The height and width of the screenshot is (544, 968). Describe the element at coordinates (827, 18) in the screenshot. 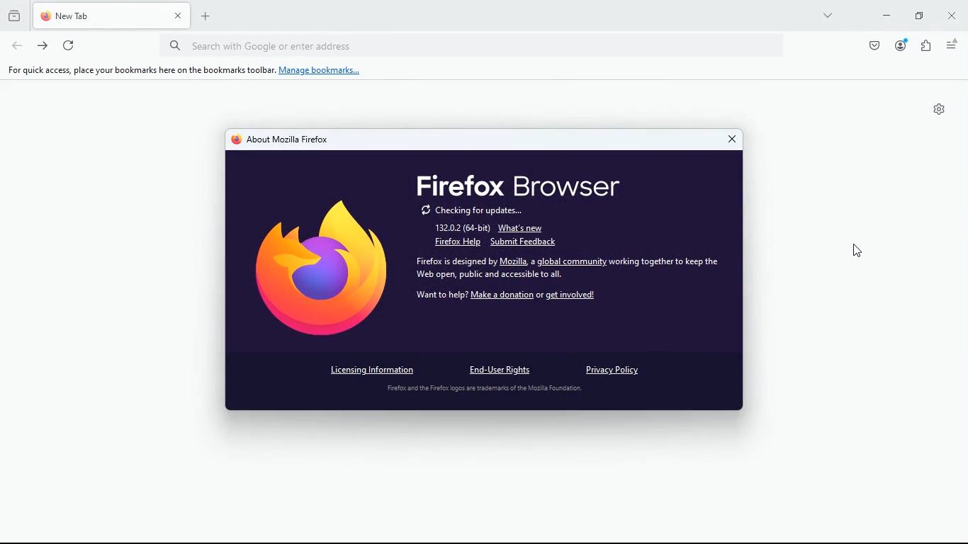

I see `more` at that location.